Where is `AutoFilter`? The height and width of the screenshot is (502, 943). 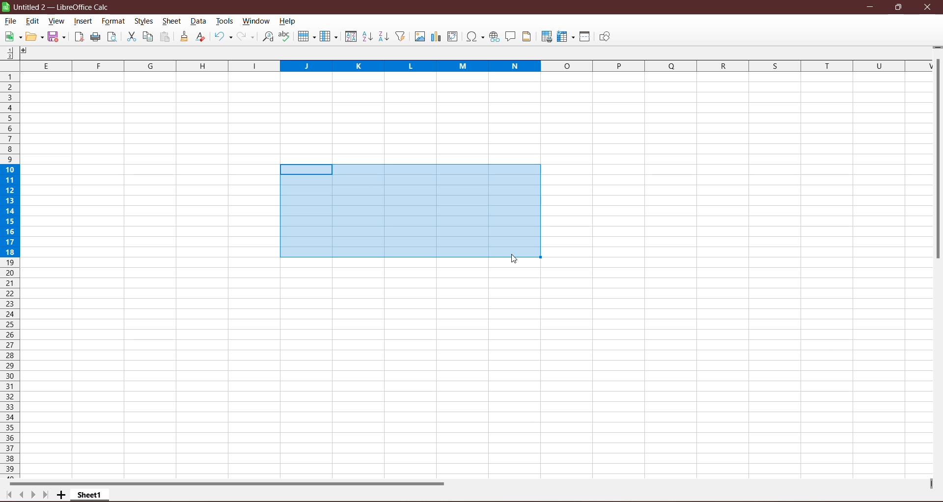
AutoFilter is located at coordinates (401, 36).